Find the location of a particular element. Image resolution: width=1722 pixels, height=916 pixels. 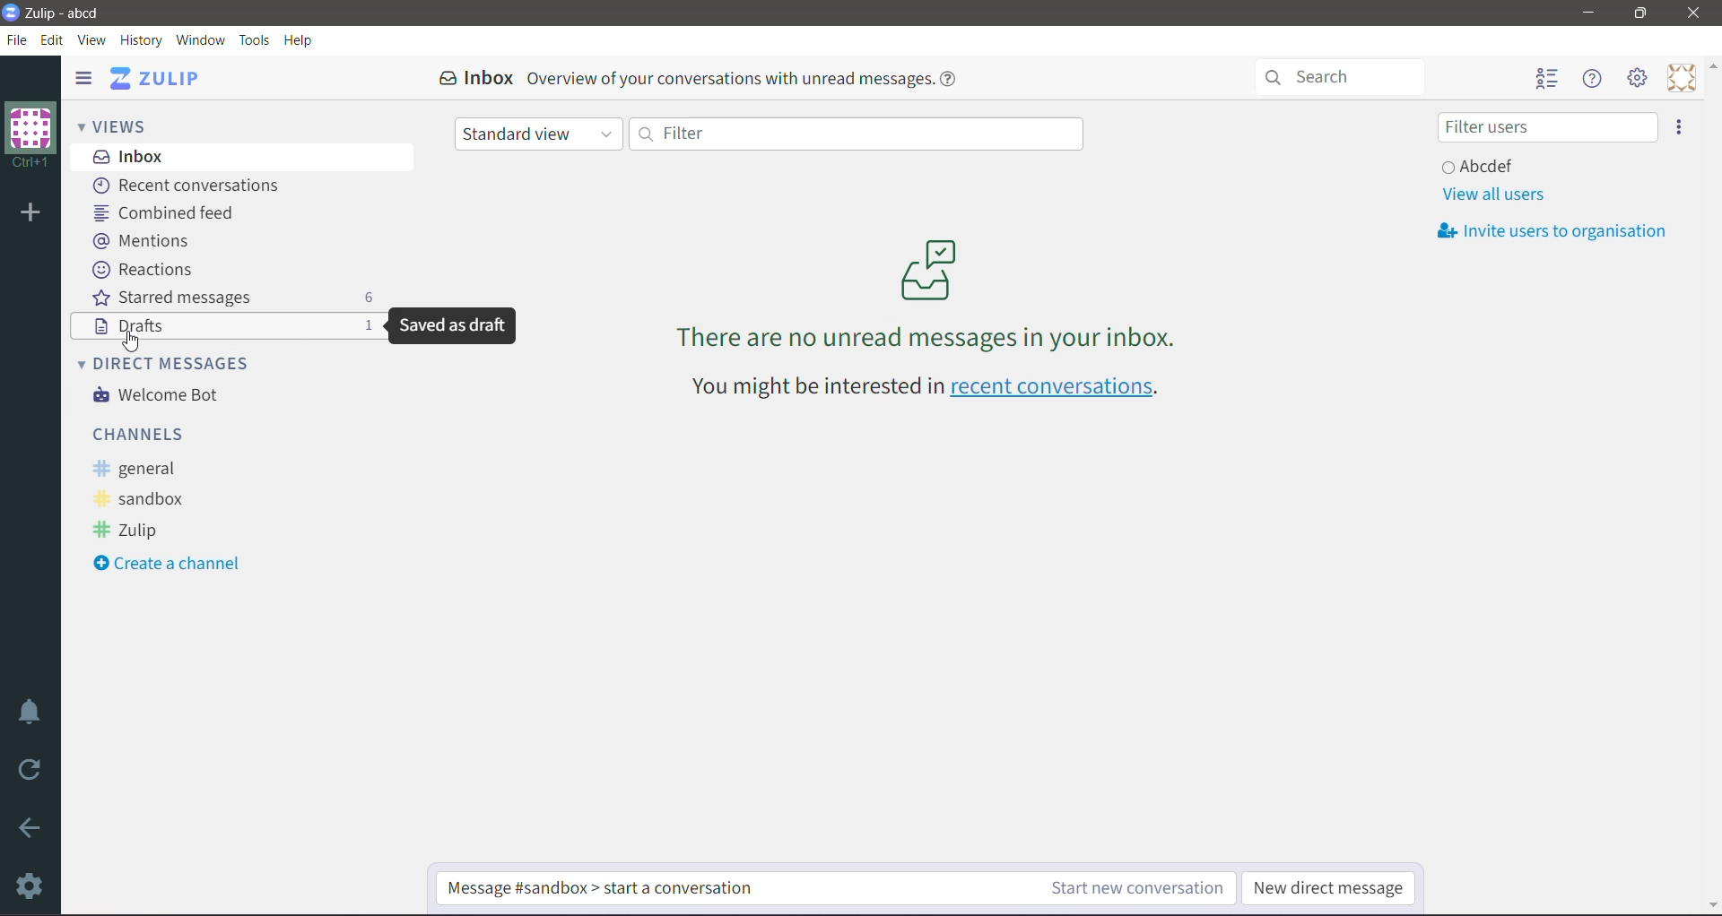

Zulip is located at coordinates (131, 531).